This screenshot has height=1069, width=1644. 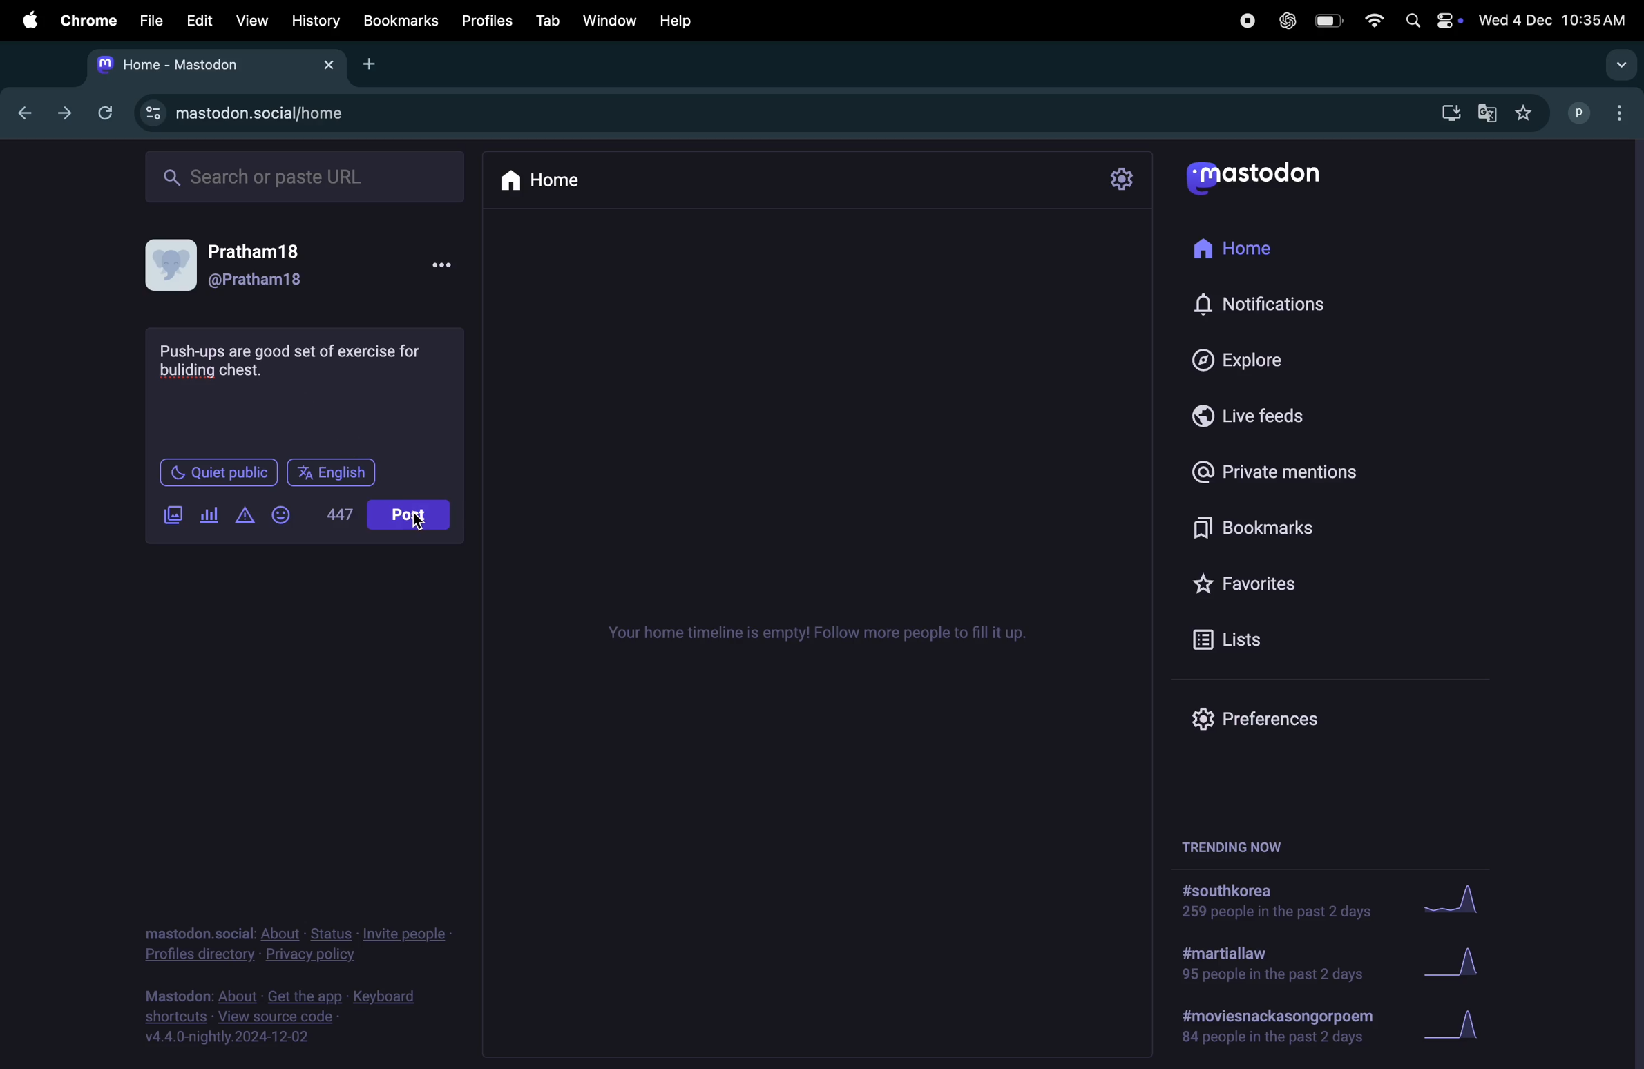 I want to click on battery, so click(x=1332, y=22).